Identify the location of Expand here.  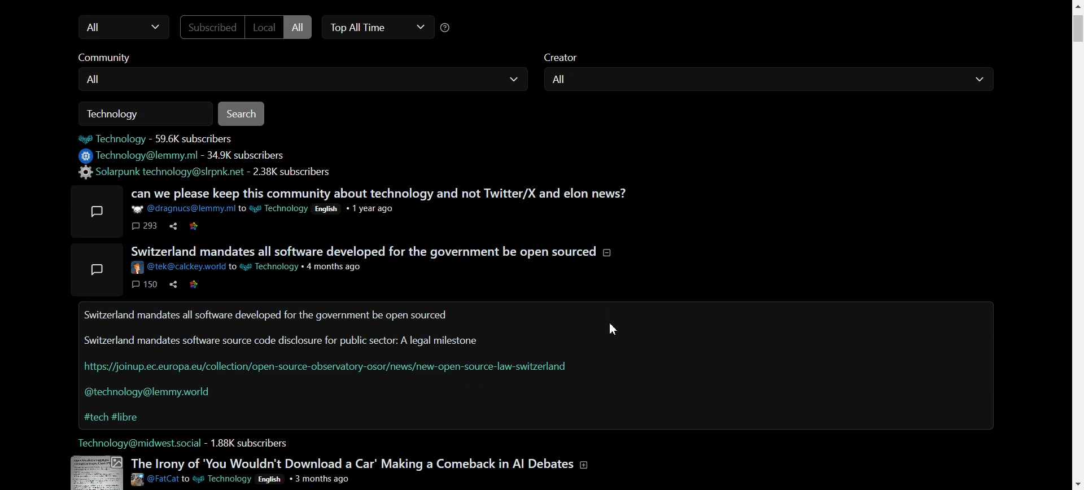
(98, 270).